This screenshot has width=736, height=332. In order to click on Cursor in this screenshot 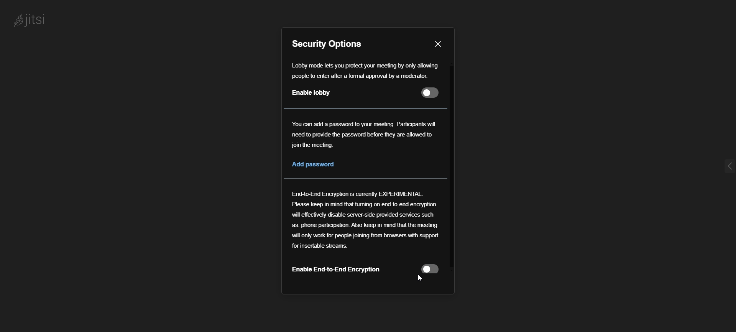, I will do `click(423, 279)`.